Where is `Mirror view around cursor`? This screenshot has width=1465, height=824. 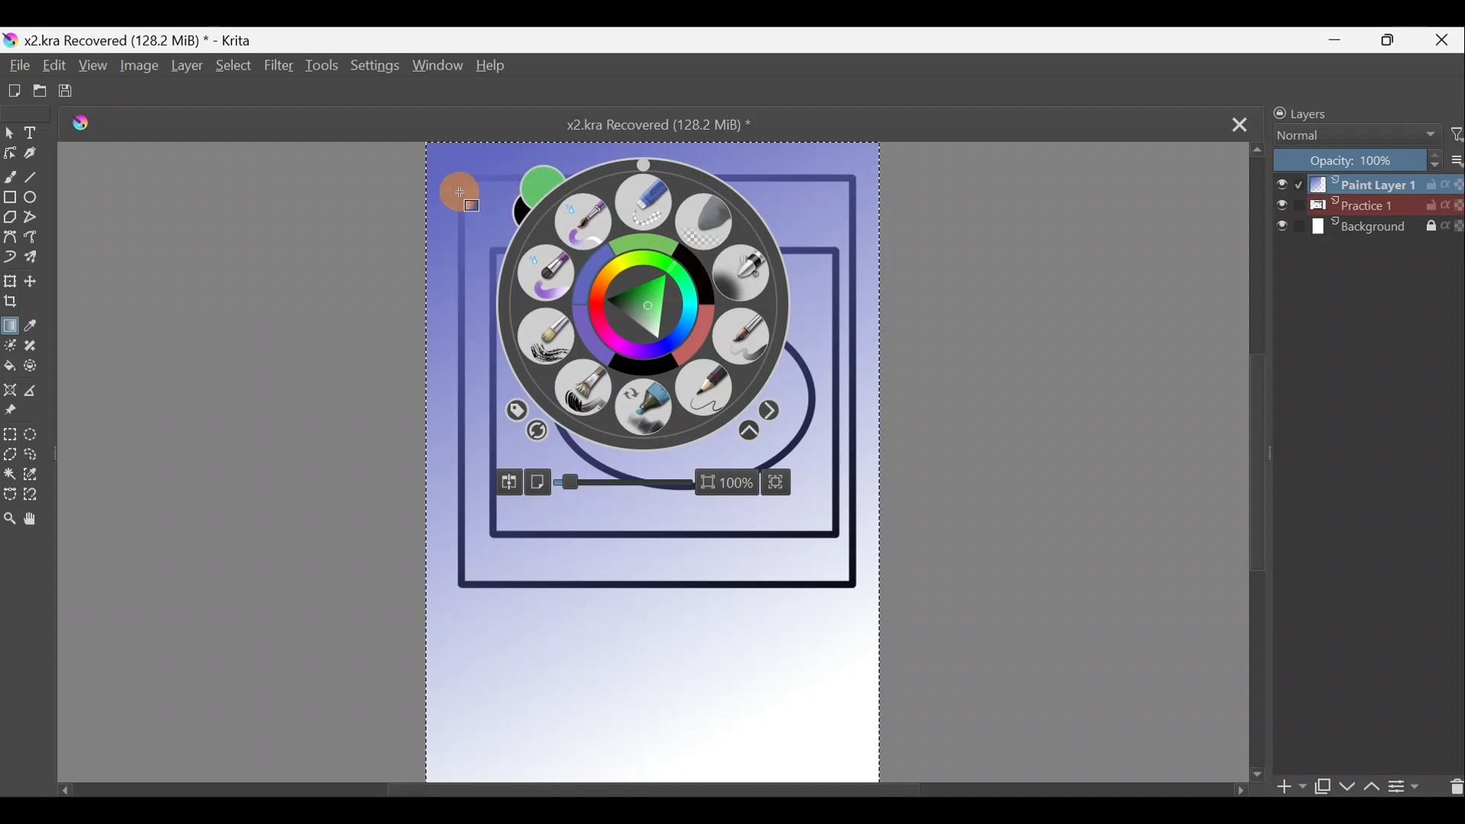 Mirror view around cursor is located at coordinates (506, 482).